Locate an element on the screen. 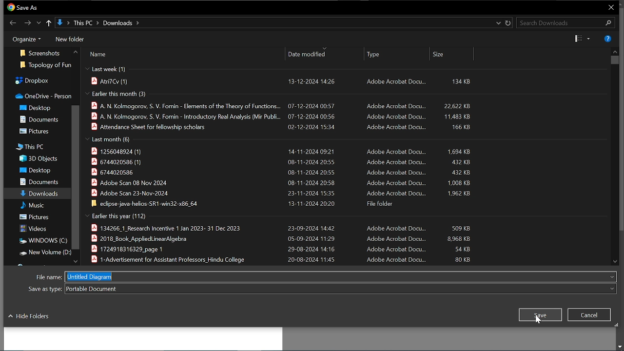 The image size is (624, 351). Adobe Acrobat Docu... is located at coordinates (395, 117).